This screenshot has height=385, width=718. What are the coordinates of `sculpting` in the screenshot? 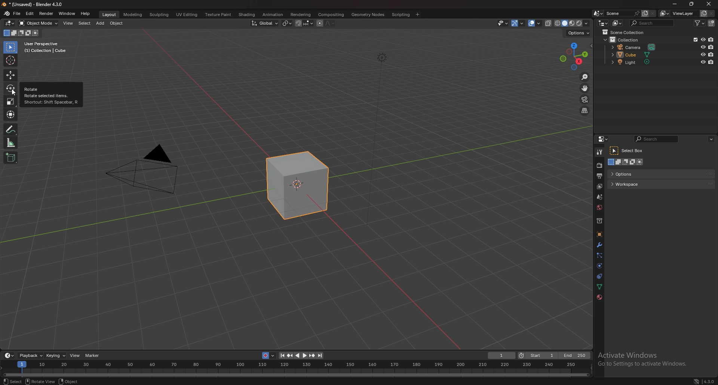 It's located at (160, 15).